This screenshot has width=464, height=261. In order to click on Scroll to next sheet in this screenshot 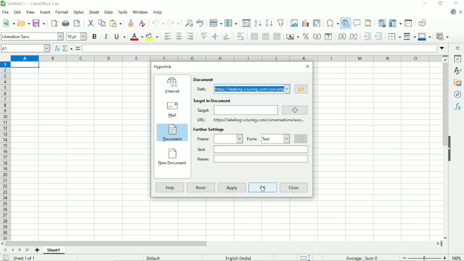, I will do `click(20, 251)`.